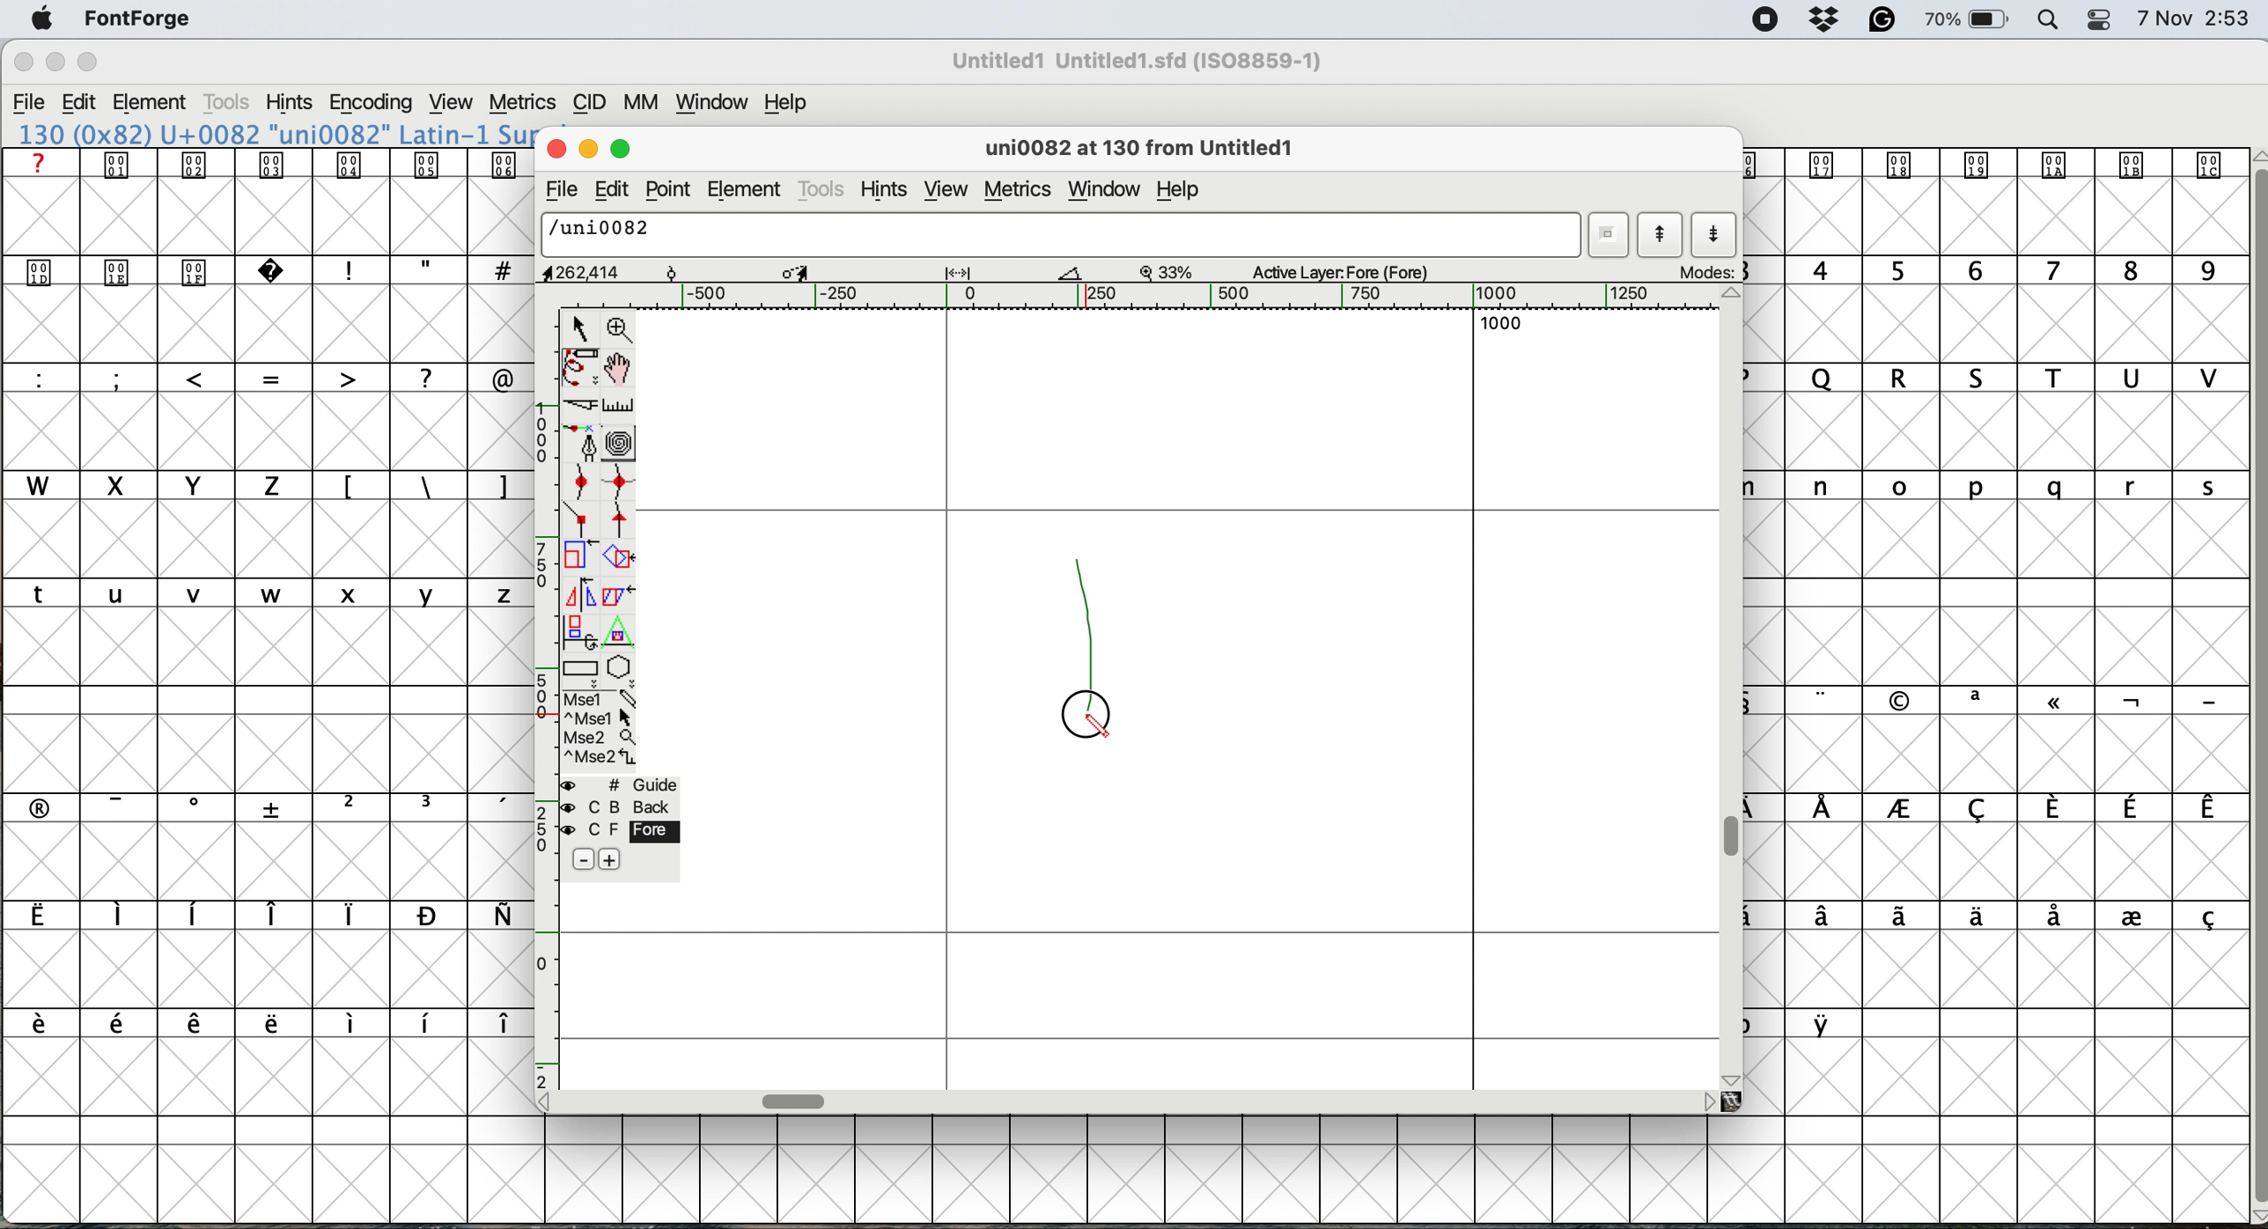  Describe the element at coordinates (622, 523) in the screenshot. I see `add a tangent point` at that location.